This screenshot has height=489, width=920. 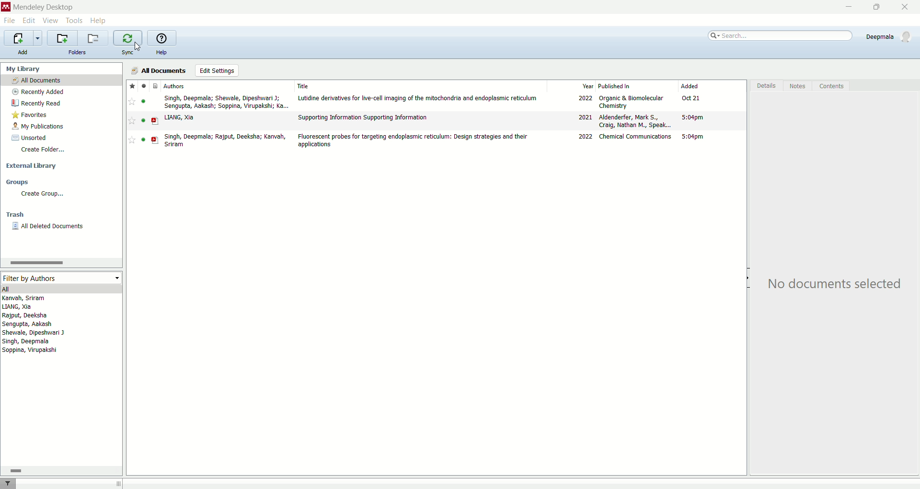 What do you see at coordinates (635, 137) in the screenshot?
I see `Chemical Communications` at bounding box center [635, 137].